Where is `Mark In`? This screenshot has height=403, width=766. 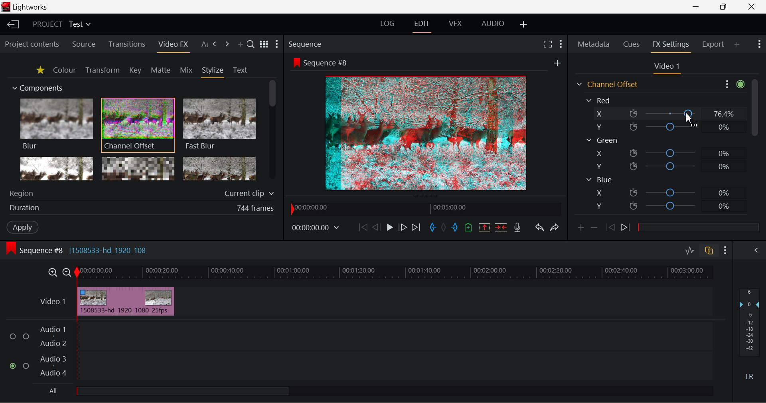
Mark In is located at coordinates (433, 228).